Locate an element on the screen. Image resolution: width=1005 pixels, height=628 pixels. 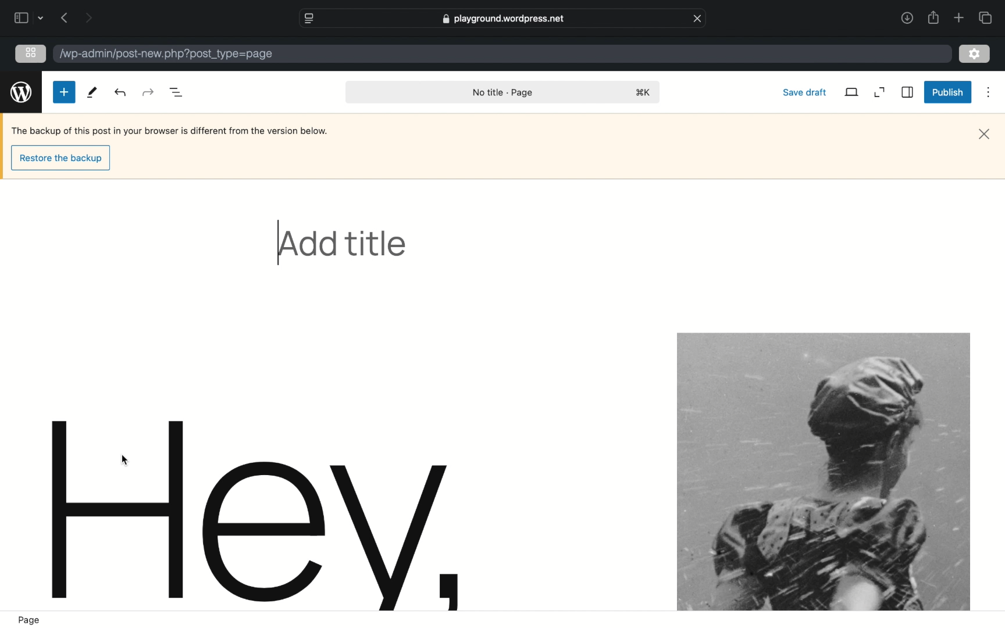
add title is located at coordinates (343, 244).